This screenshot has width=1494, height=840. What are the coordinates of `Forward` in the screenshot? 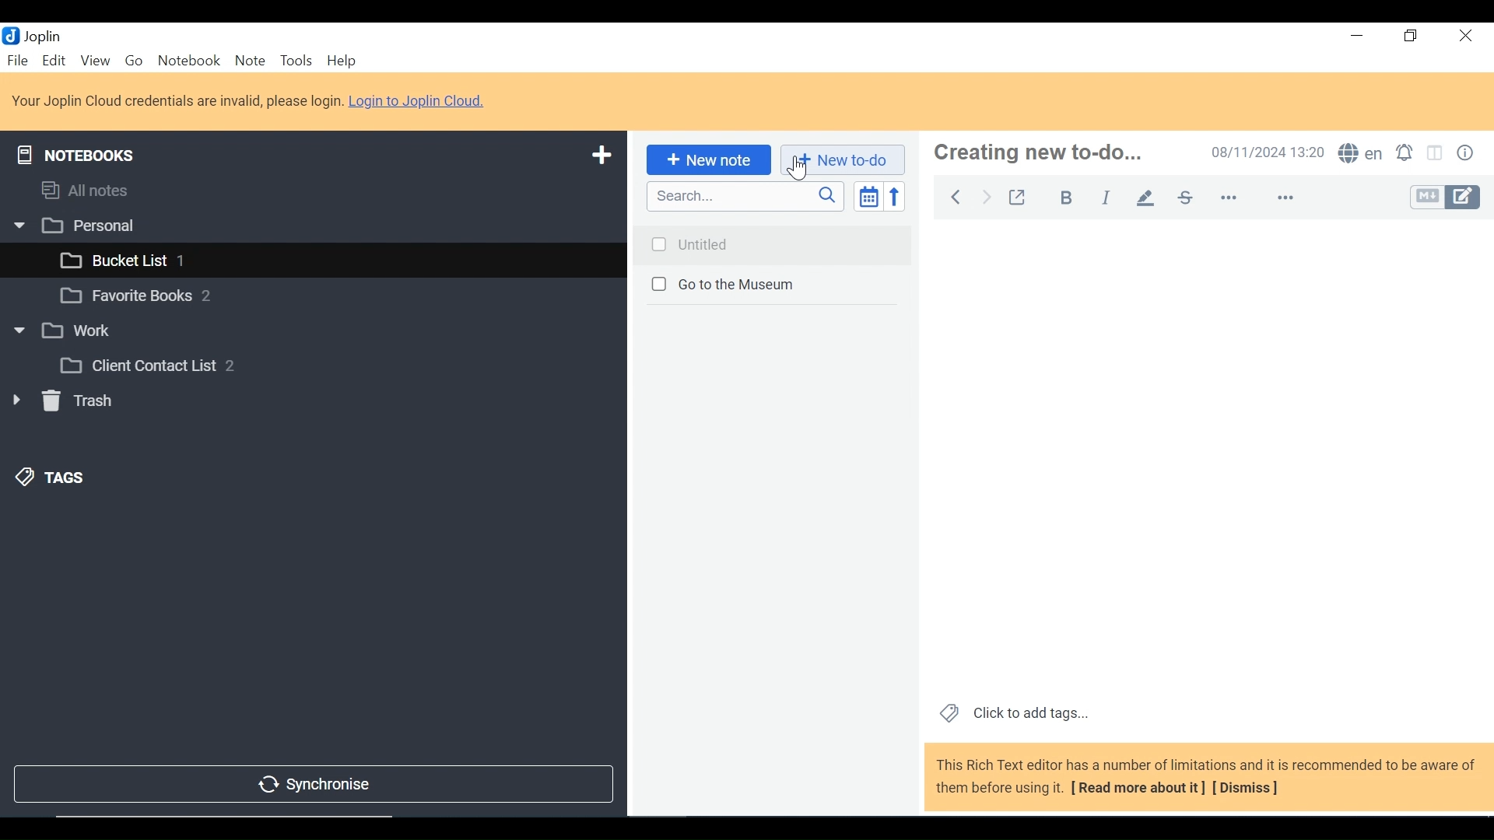 It's located at (987, 195).